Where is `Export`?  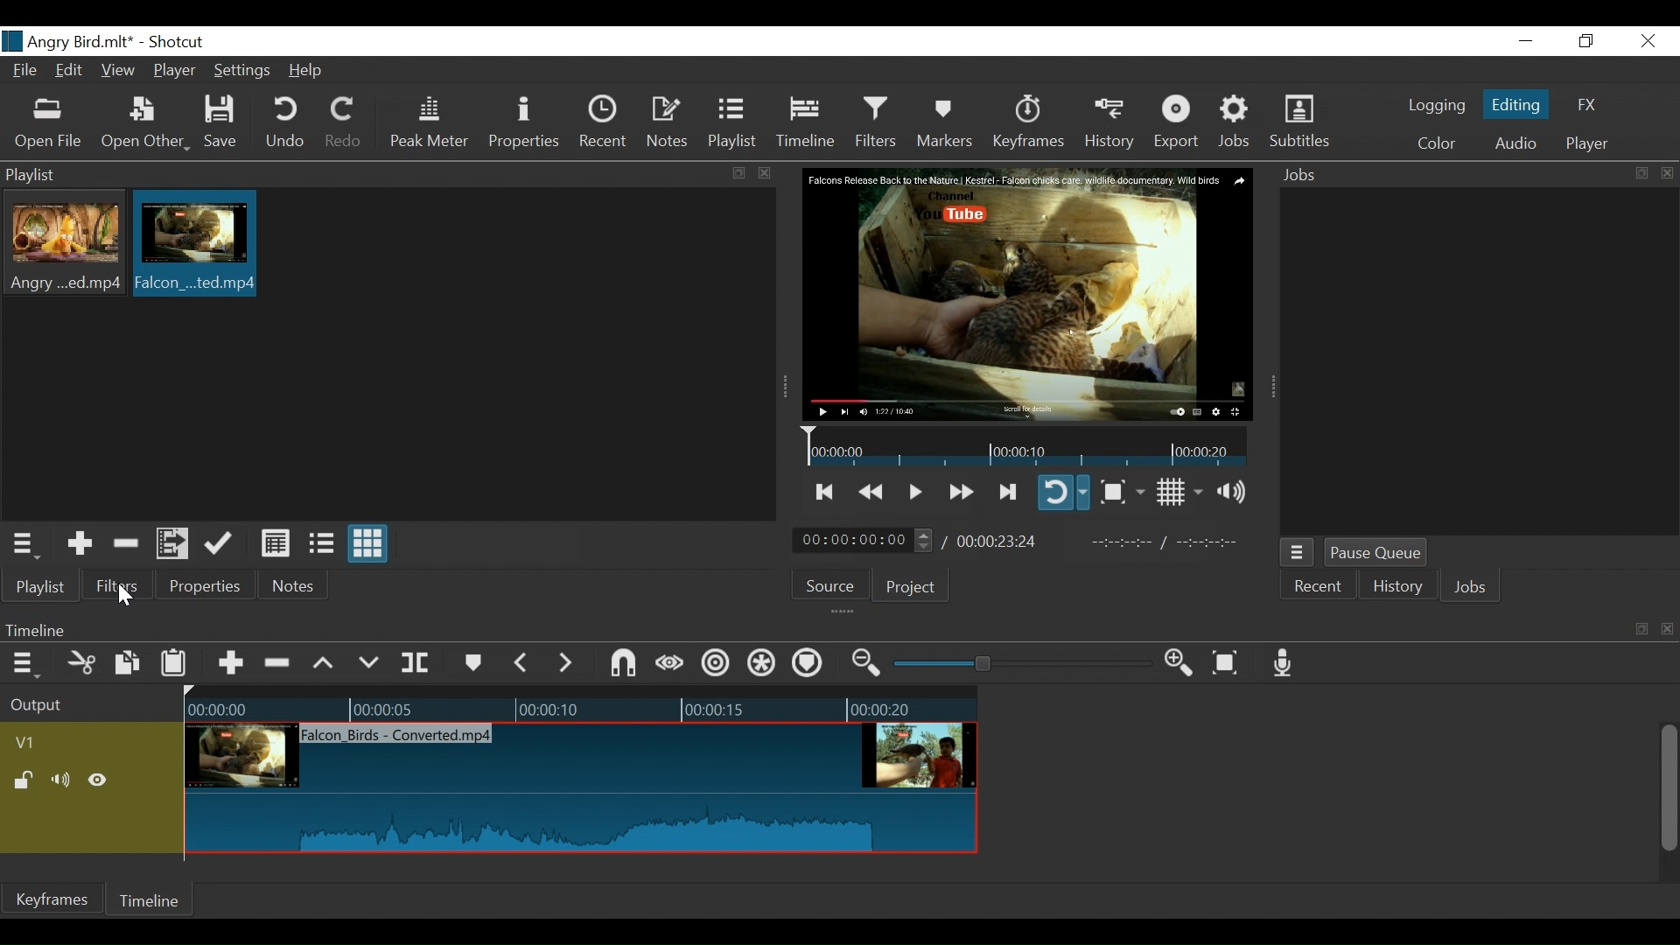 Export is located at coordinates (1177, 123).